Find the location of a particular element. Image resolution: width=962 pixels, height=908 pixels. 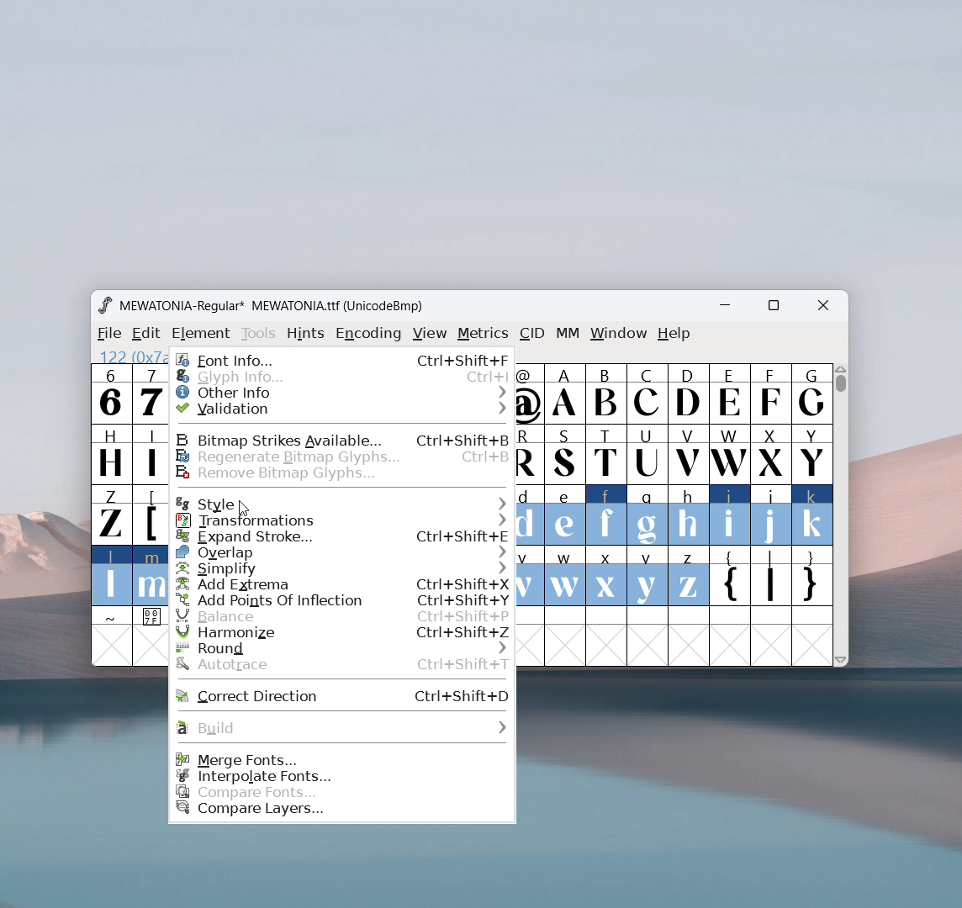

bitmap strikes available is located at coordinates (342, 439).